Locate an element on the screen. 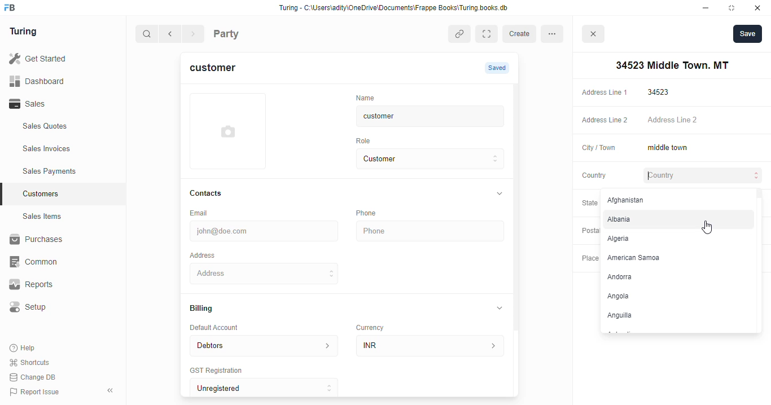 This screenshot has width=771, height=405. City / Town is located at coordinates (599, 149).